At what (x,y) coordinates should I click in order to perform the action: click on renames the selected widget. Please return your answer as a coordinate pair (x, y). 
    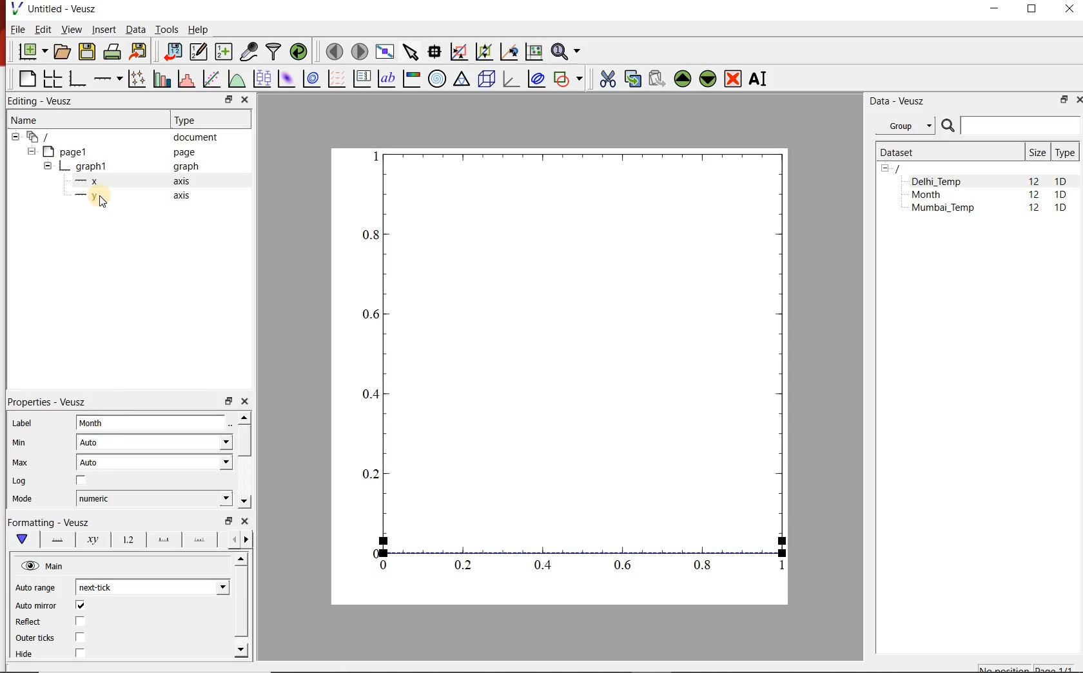
    Looking at the image, I should click on (759, 79).